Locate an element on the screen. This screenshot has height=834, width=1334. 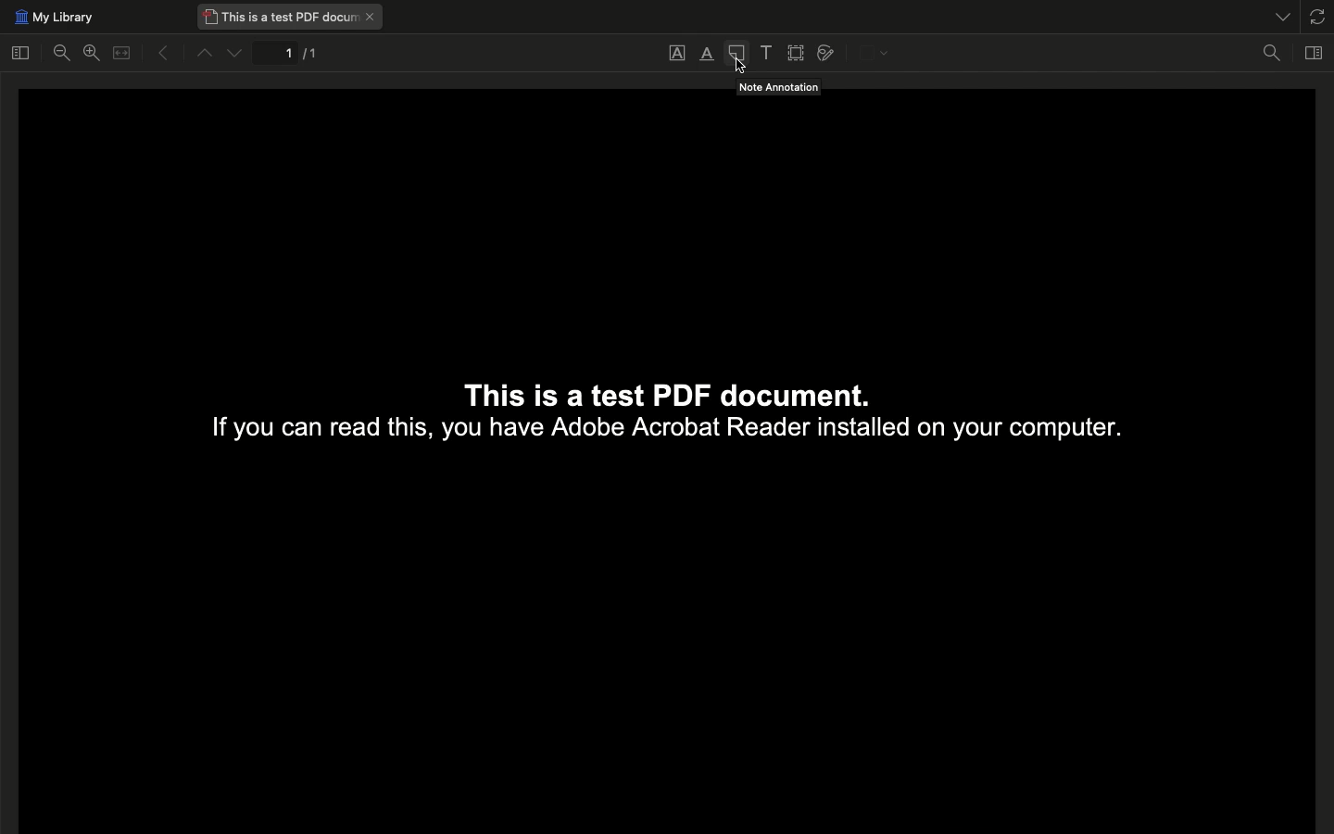
List all tabs is located at coordinates (1277, 13).